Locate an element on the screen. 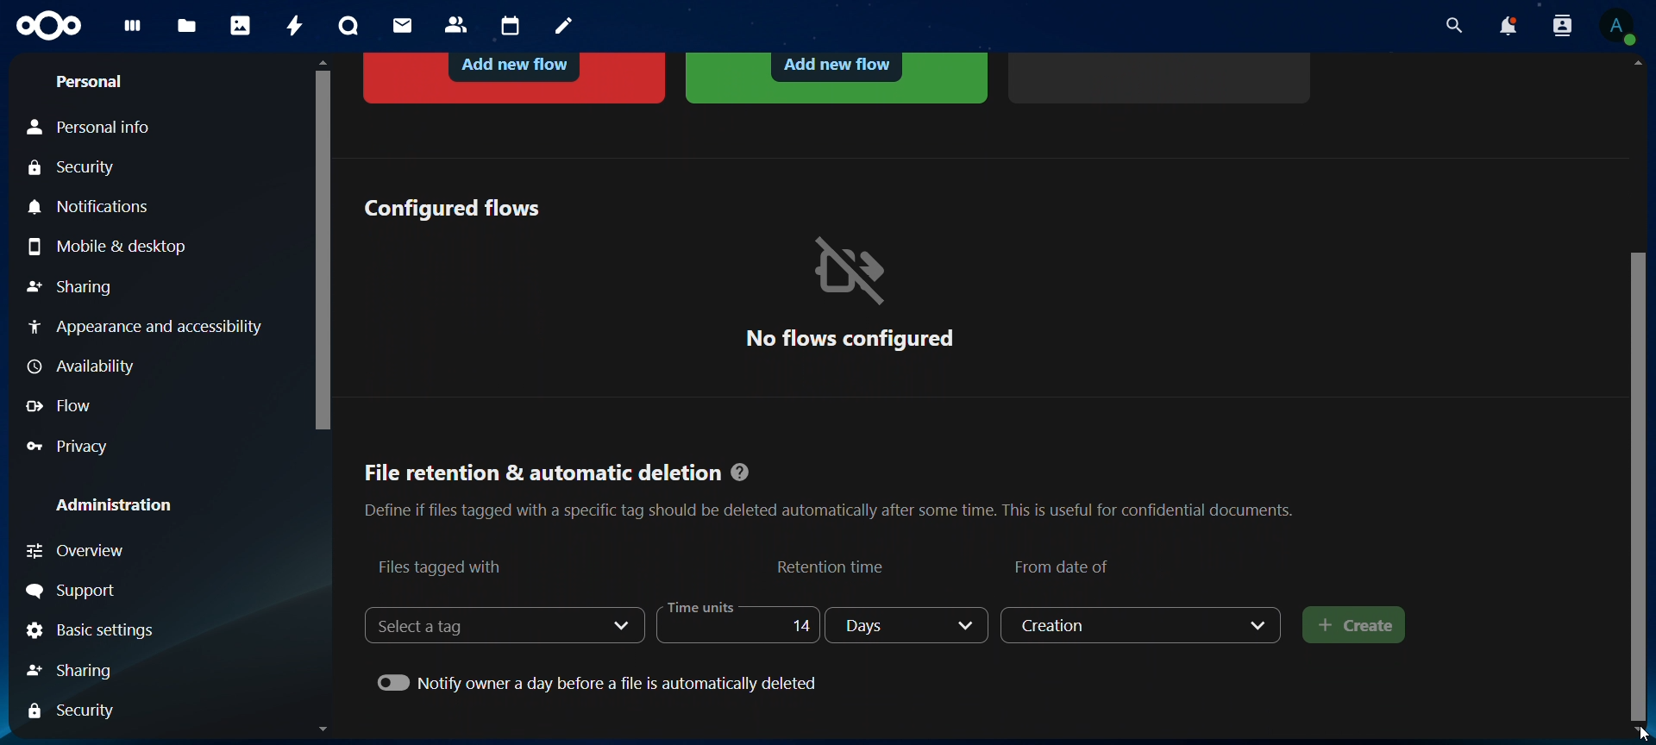  basic settings is located at coordinates (92, 632).